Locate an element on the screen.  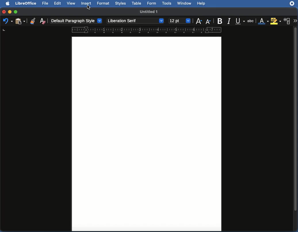
Edit is located at coordinates (57, 3).